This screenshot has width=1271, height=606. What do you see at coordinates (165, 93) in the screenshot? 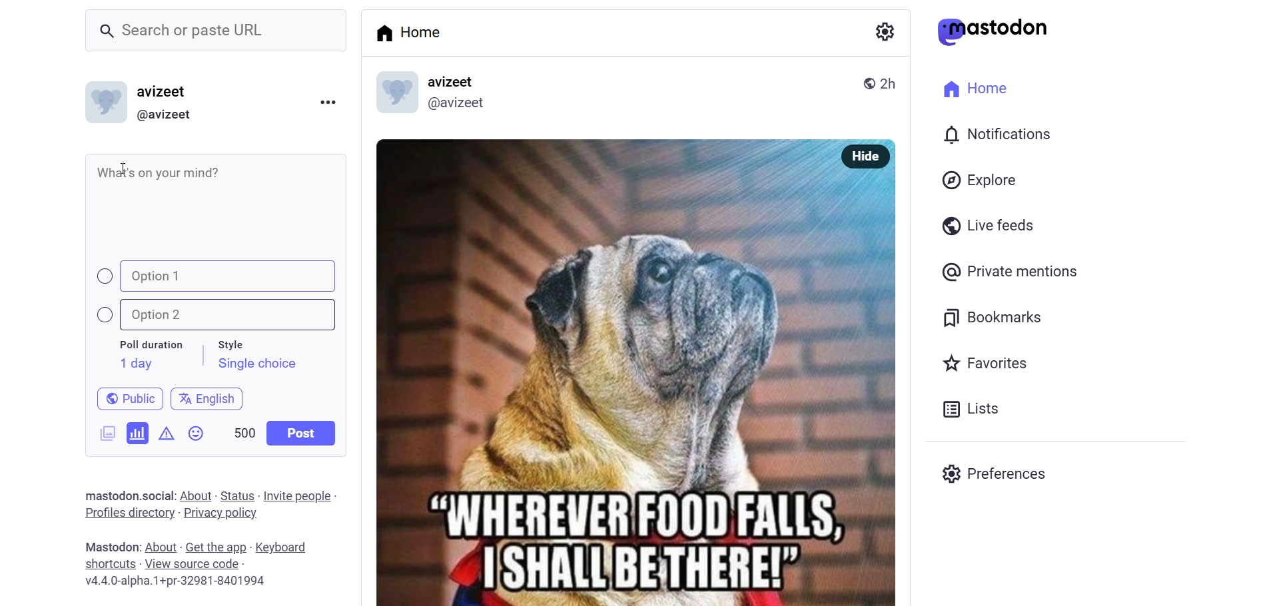
I see `avizeet` at bounding box center [165, 93].